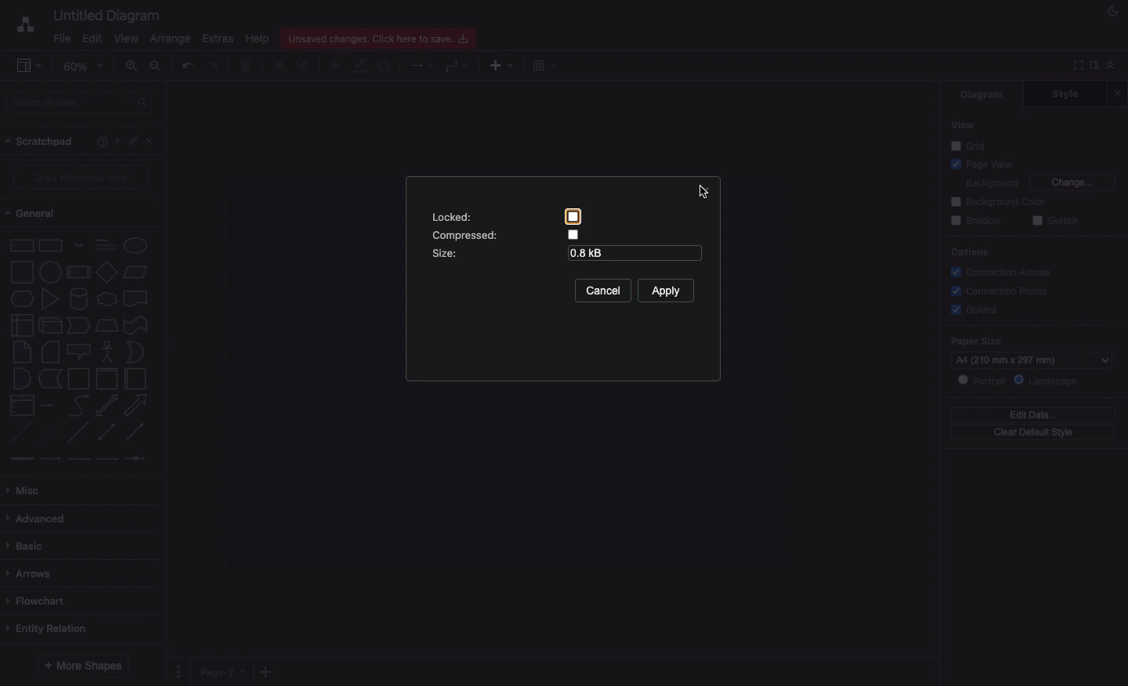 The height and width of the screenshot is (686, 1128). Describe the element at coordinates (1032, 340) in the screenshot. I see `Paper size` at that location.